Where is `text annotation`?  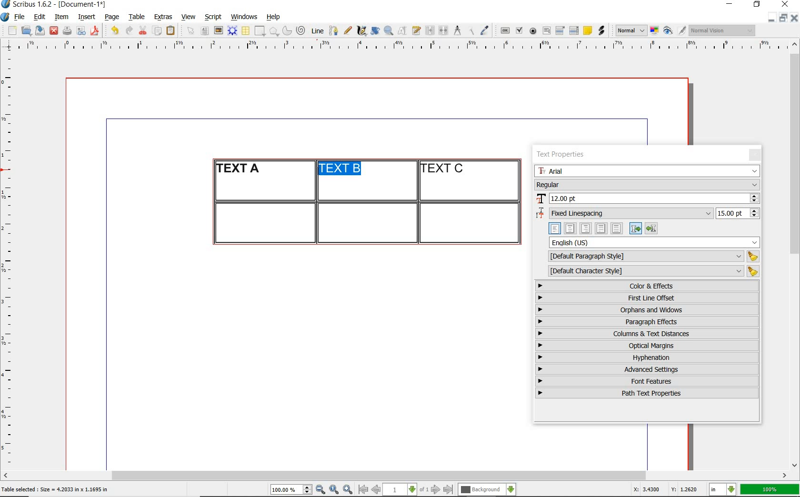
text annotation is located at coordinates (587, 31).